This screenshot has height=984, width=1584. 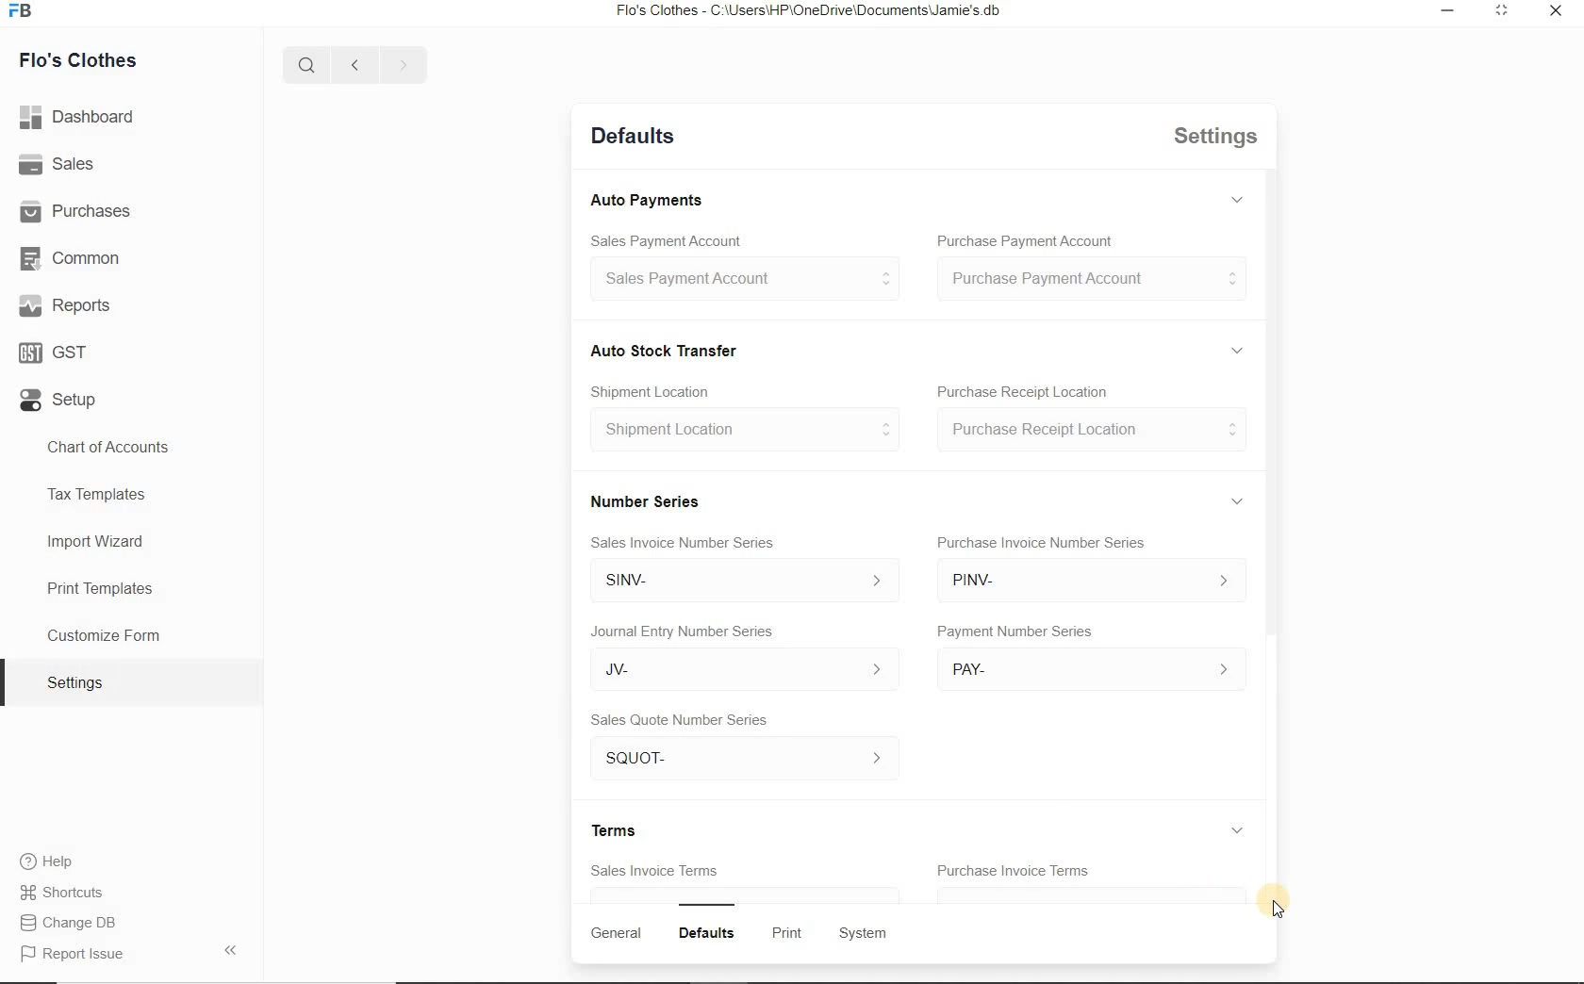 What do you see at coordinates (82, 119) in the screenshot?
I see `Dashboard` at bounding box center [82, 119].